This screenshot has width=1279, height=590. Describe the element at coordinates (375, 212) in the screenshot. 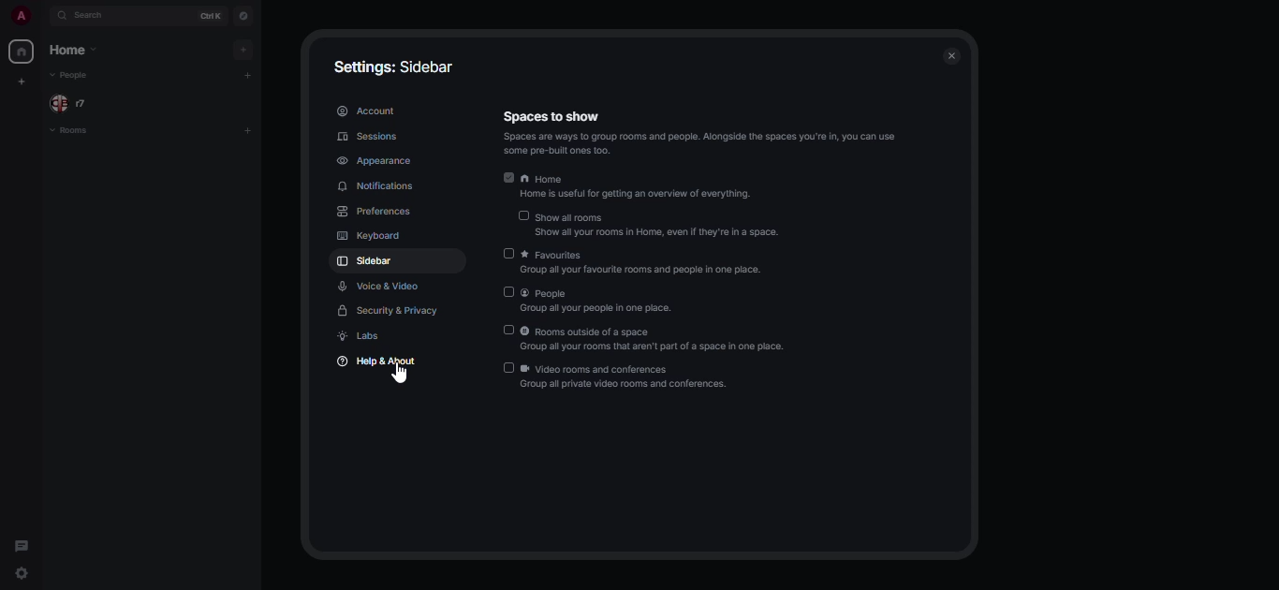

I see `preferences` at that location.